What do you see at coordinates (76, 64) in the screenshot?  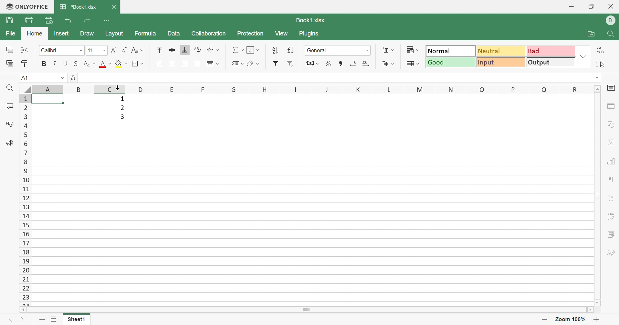 I see `Strikethrough` at bounding box center [76, 64].